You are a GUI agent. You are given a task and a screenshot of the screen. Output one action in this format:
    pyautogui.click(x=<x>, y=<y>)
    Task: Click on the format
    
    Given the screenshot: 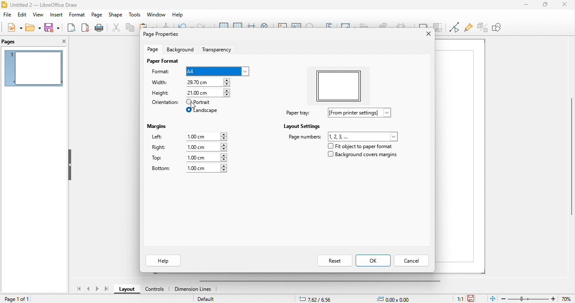 What is the action you would take?
    pyautogui.click(x=77, y=15)
    